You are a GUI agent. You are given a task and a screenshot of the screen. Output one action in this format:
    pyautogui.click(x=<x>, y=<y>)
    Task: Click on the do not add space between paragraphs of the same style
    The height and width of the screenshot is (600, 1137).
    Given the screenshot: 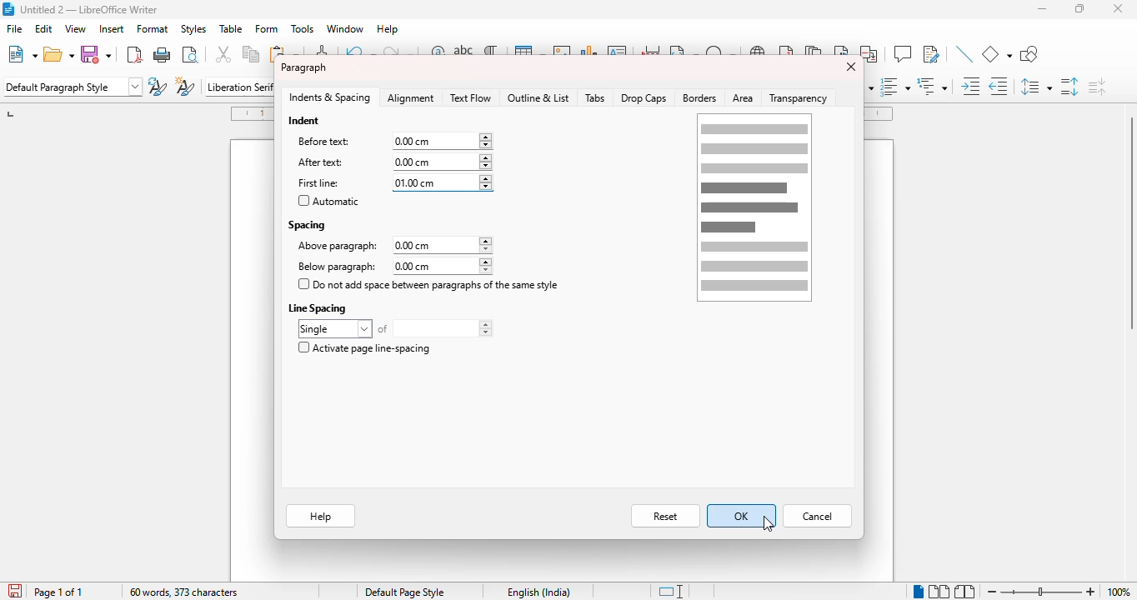 What is the action you would take?
    pyautogui.click(x=429, y=284)
    